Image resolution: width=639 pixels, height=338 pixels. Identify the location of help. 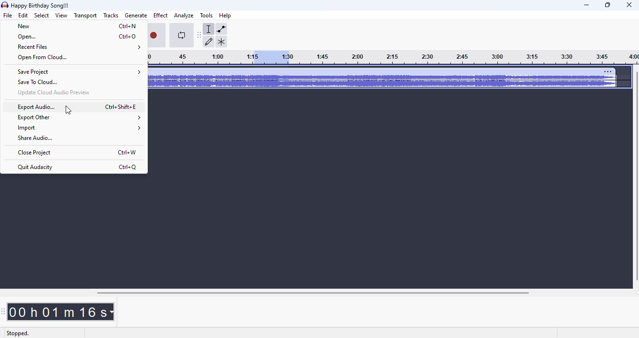
(226, 15).